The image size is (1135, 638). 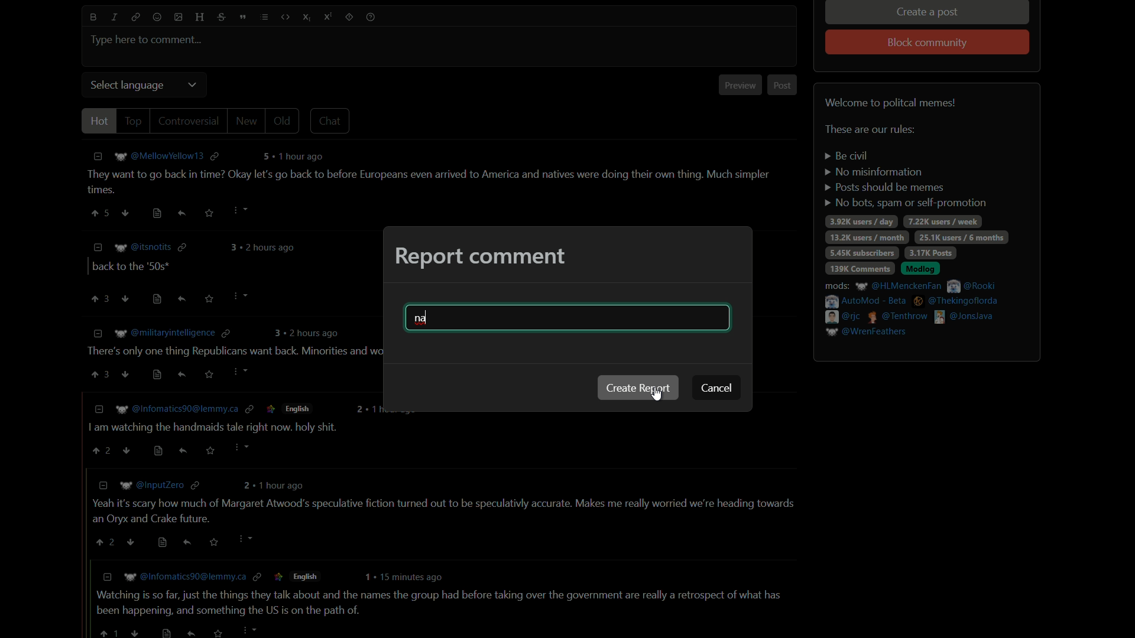 I want to click on superscript, so click(x=327, y=17).